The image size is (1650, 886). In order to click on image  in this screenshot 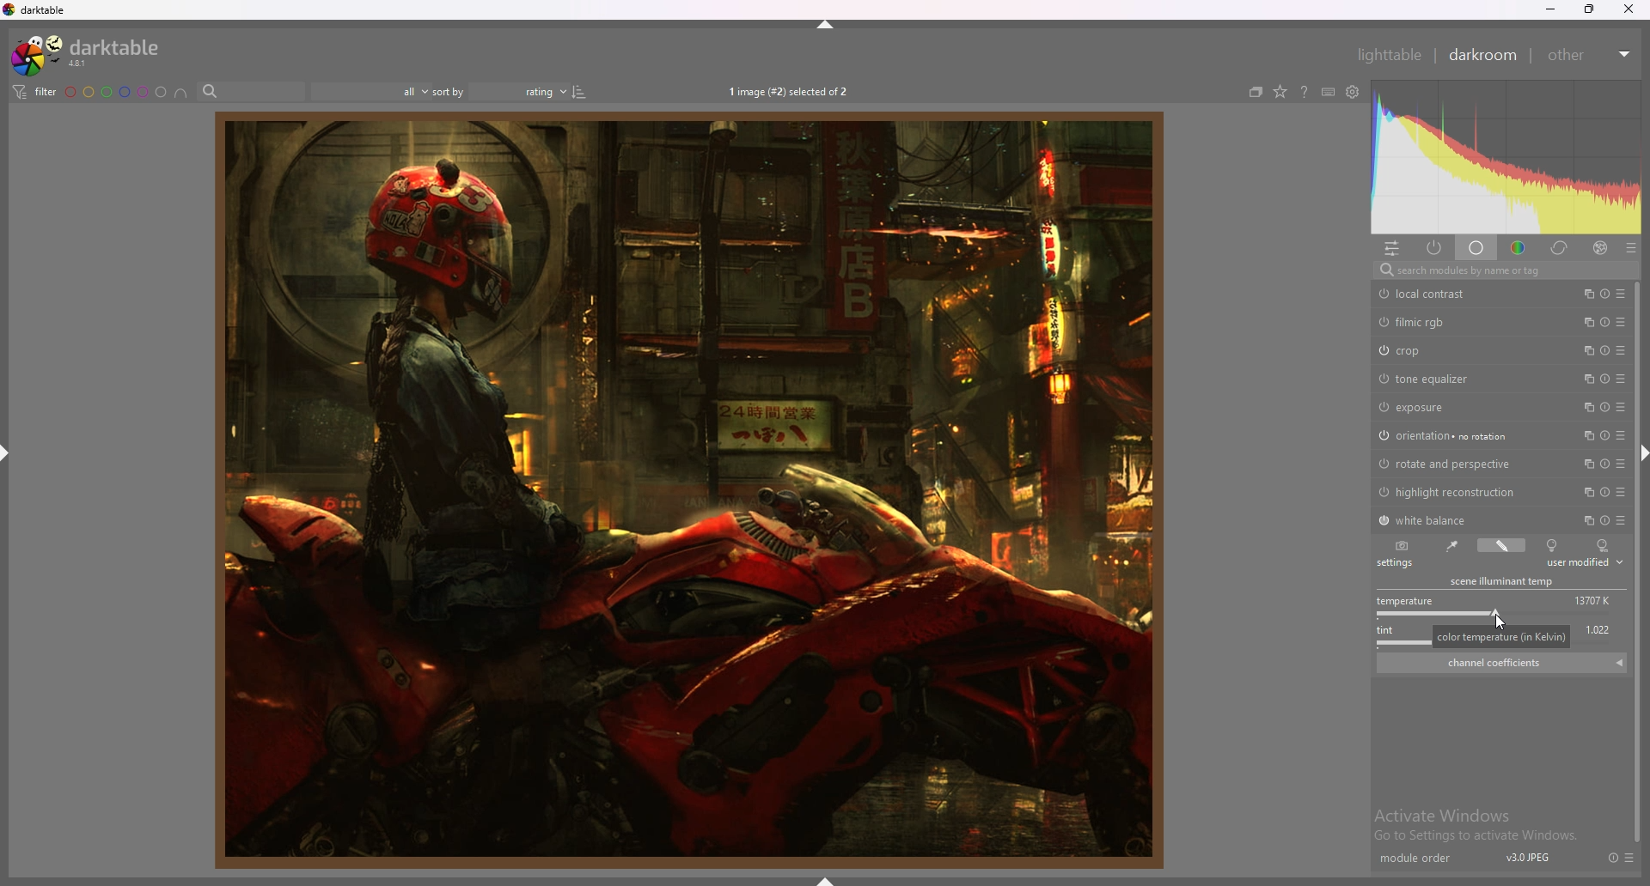, I will do `click(684, 489)`.